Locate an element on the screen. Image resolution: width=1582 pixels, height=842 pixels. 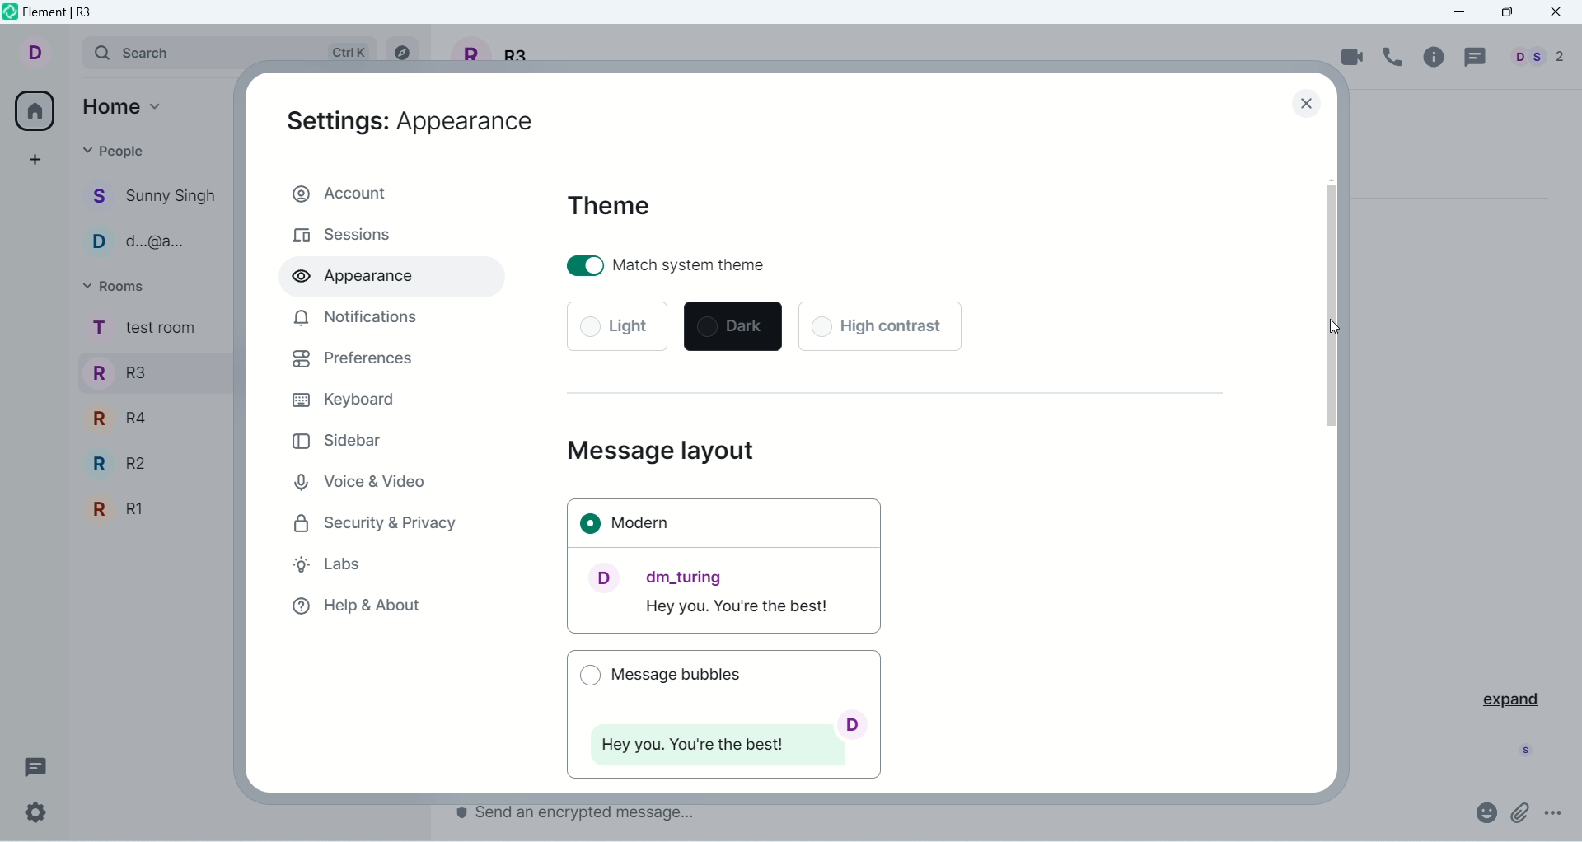
logo is located at coordinates (10, 15).